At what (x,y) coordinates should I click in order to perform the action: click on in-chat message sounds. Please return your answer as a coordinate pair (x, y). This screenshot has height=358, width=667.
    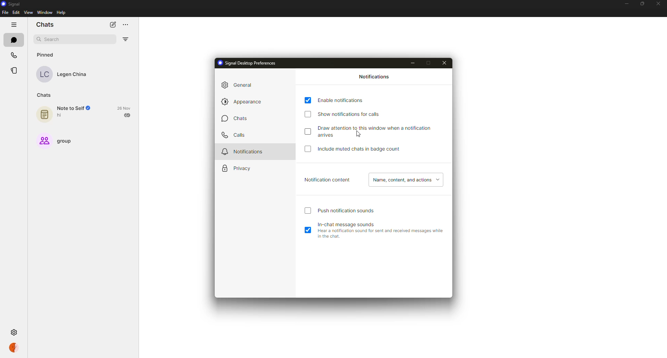
    Looking at the image, I should click on (381, 230).